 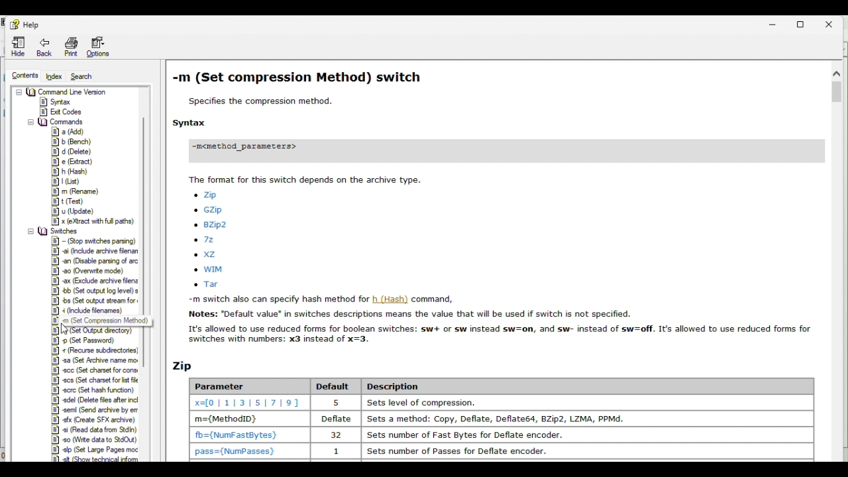 What do you see at coordinates (211, 270) in the screenshot?
I see `wim` at bounding box center [211, 270].